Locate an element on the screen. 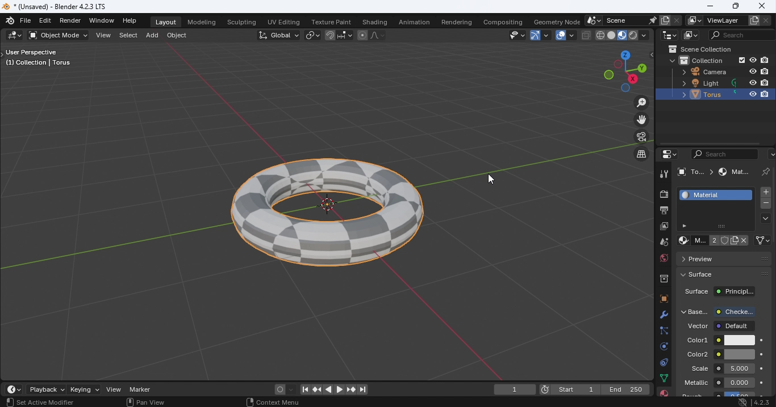 This screenshot has width=776, height=407. View is located at coordinates (105, 35).